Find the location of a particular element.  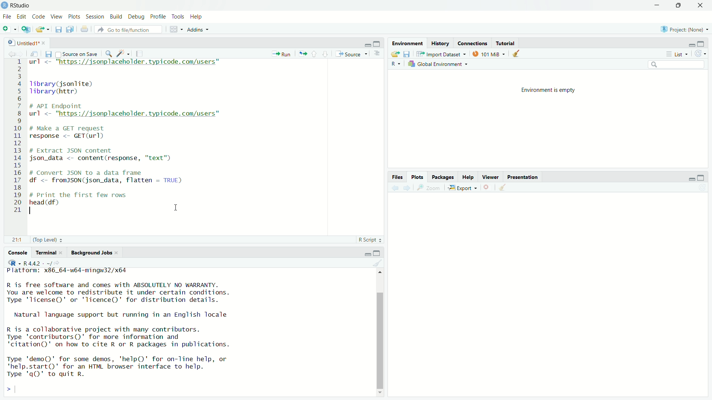

Type 'demo()' for some demos, 'help()' for on-line help, or
'help.start()"' for an HTML browser interface to help.
Type 'qQ)' to quit R. is located at coordinates (117, 368).